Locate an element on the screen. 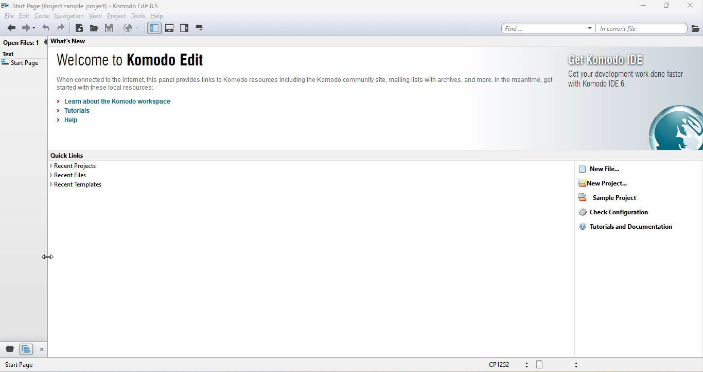 This screenshot has height=372, width=703. view is located at coordinates (96, 16).